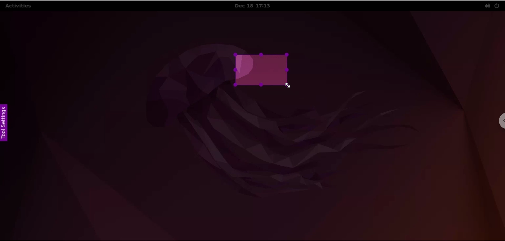 The width and height of the screenshot is (505, 241). I want to click on chrome settings, so click(500, 121).